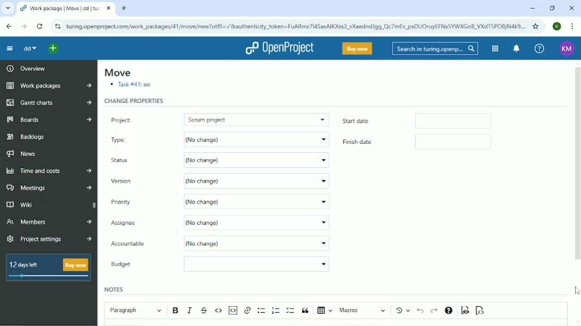 Image resolution: width=581 pixels, height=326 pixels. What do you see at coordinates (205, 311) in the screenshot?
I see `Strikethrough` at bounding box center [205, 311].